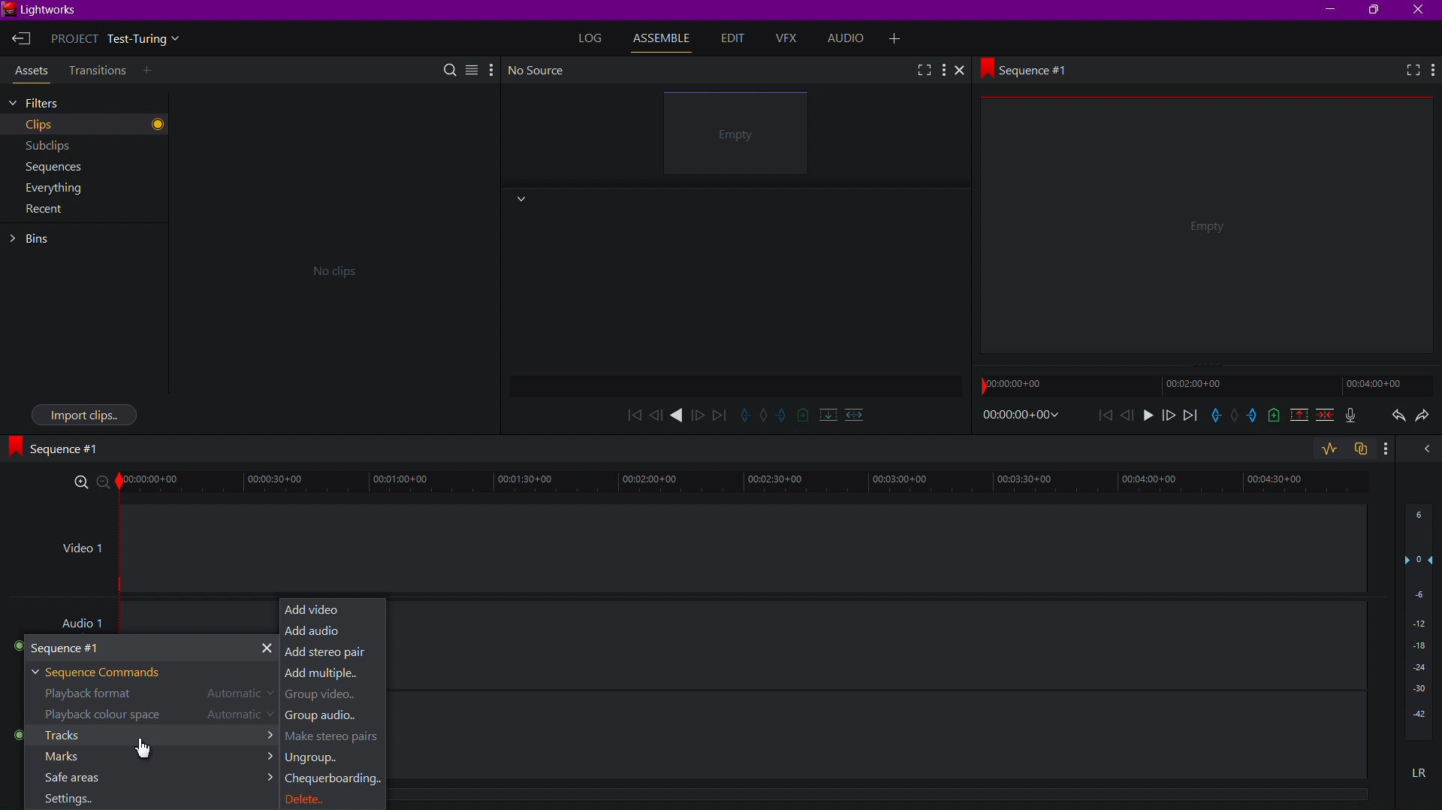 This screenshot has height=810, width=1442. What do you see at coordinates (120, 41) in the screenshot?
I see `Project` at bounding box center [120, 41].